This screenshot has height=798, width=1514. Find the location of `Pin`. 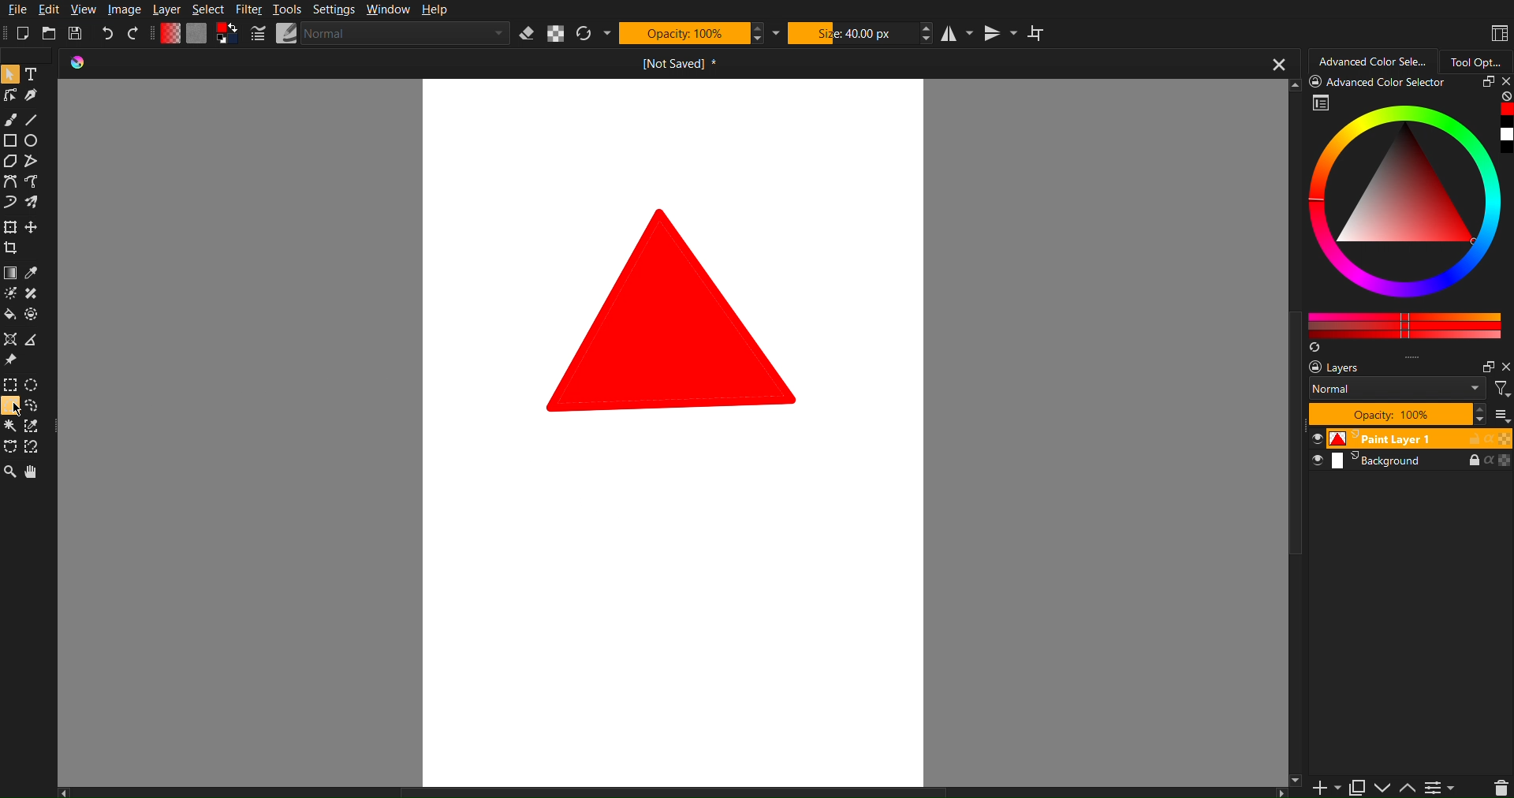

Pin is located at coordinates (9, 361).